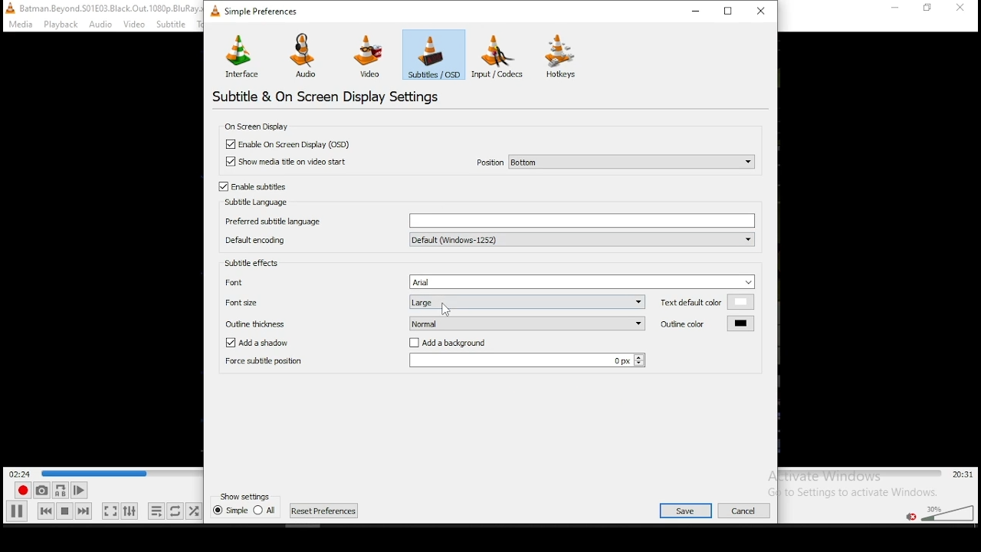 This screenshot has height=552, width=981. What do you see at coordinates (258, 14) in the screenshot?
I see `simple preferences` at bounding box center [258, 14].